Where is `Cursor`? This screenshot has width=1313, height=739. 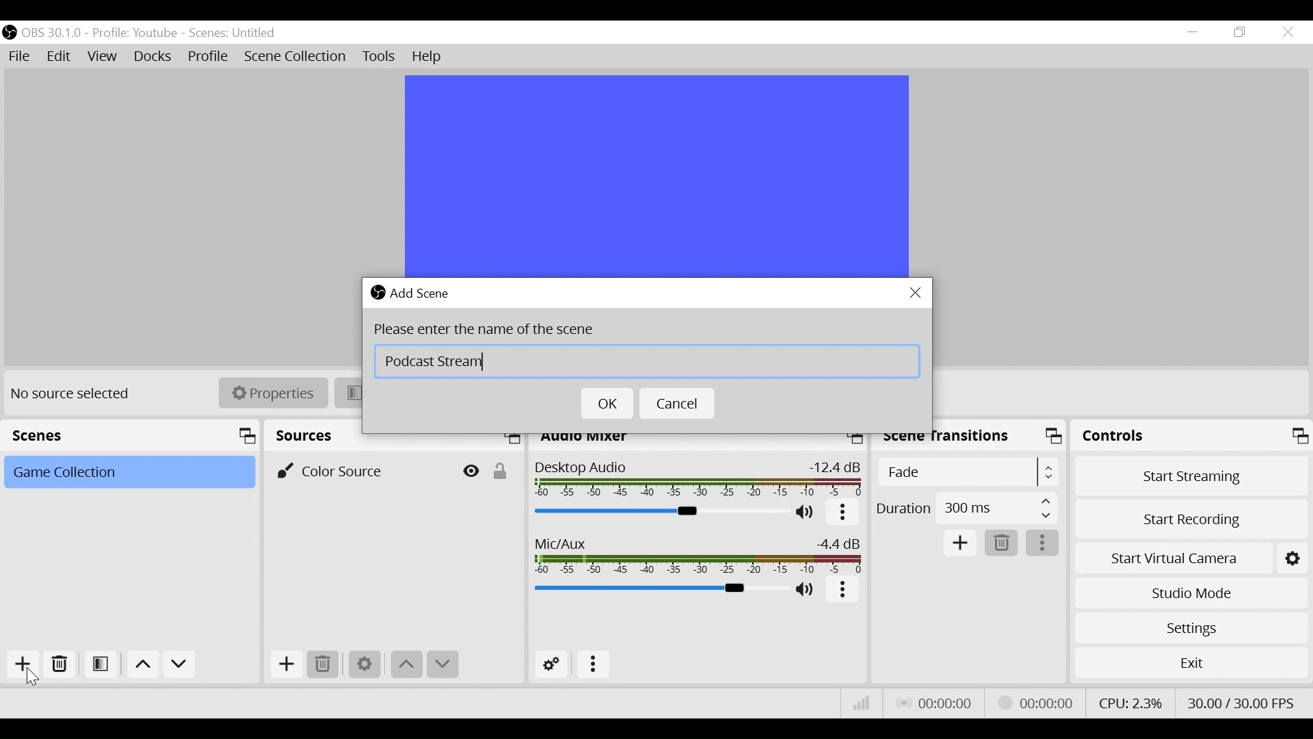
Cursor is located at coordinates (35, 676).